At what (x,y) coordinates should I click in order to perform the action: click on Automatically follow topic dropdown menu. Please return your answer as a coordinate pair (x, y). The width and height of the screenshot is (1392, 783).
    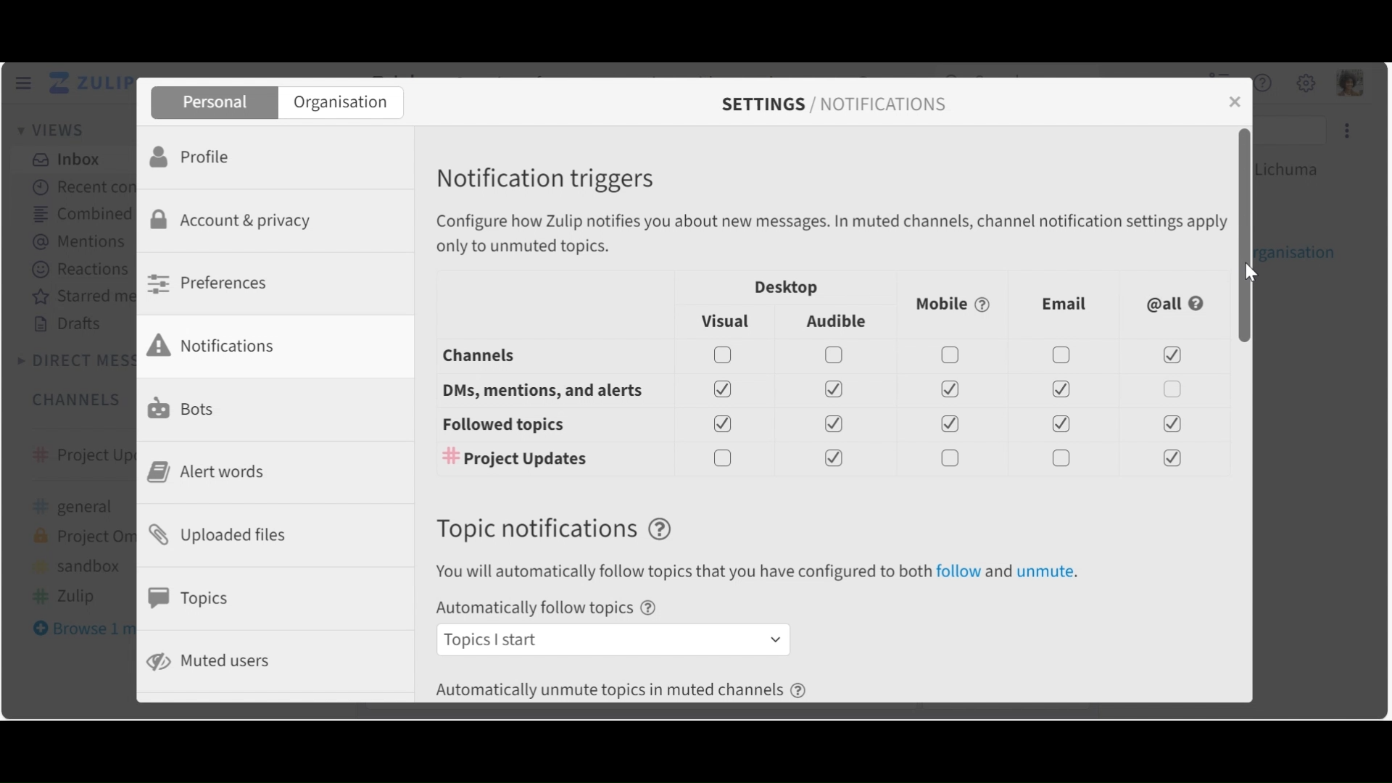
    Looking at the image, I should click on (612, 639).